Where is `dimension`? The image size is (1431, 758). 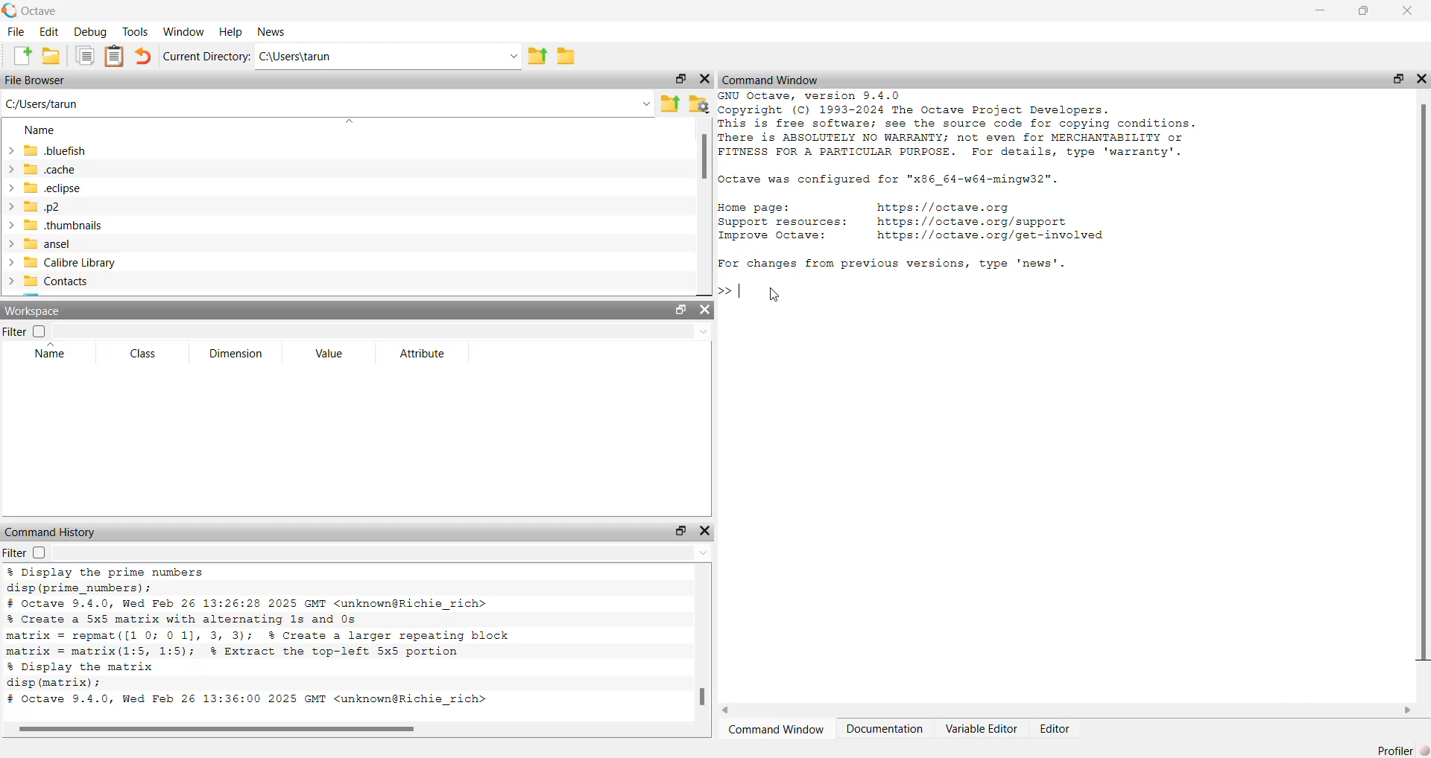 dimension is located at coordinates (239, 354).